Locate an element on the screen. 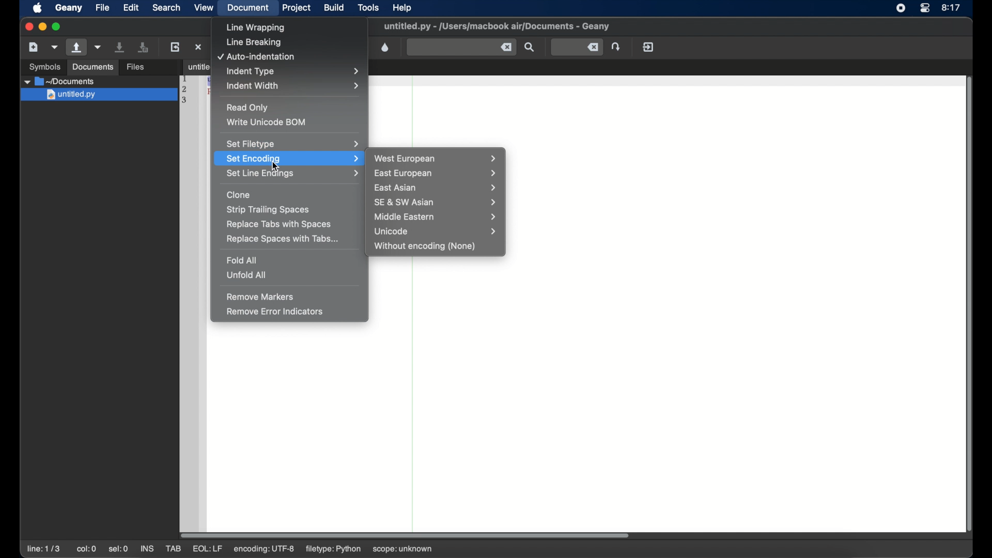 This screenshot has width=992, height=558. sel:0 is located at coordinates (118, 550).